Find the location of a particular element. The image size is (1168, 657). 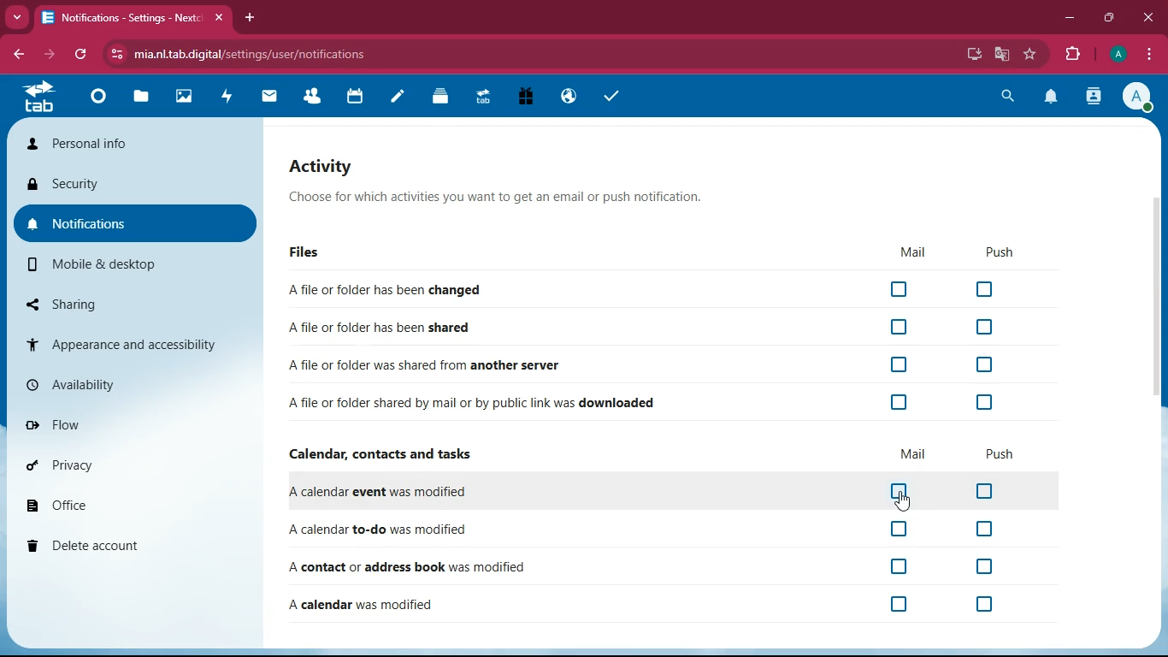

backward is located at coordinates (16, 52).